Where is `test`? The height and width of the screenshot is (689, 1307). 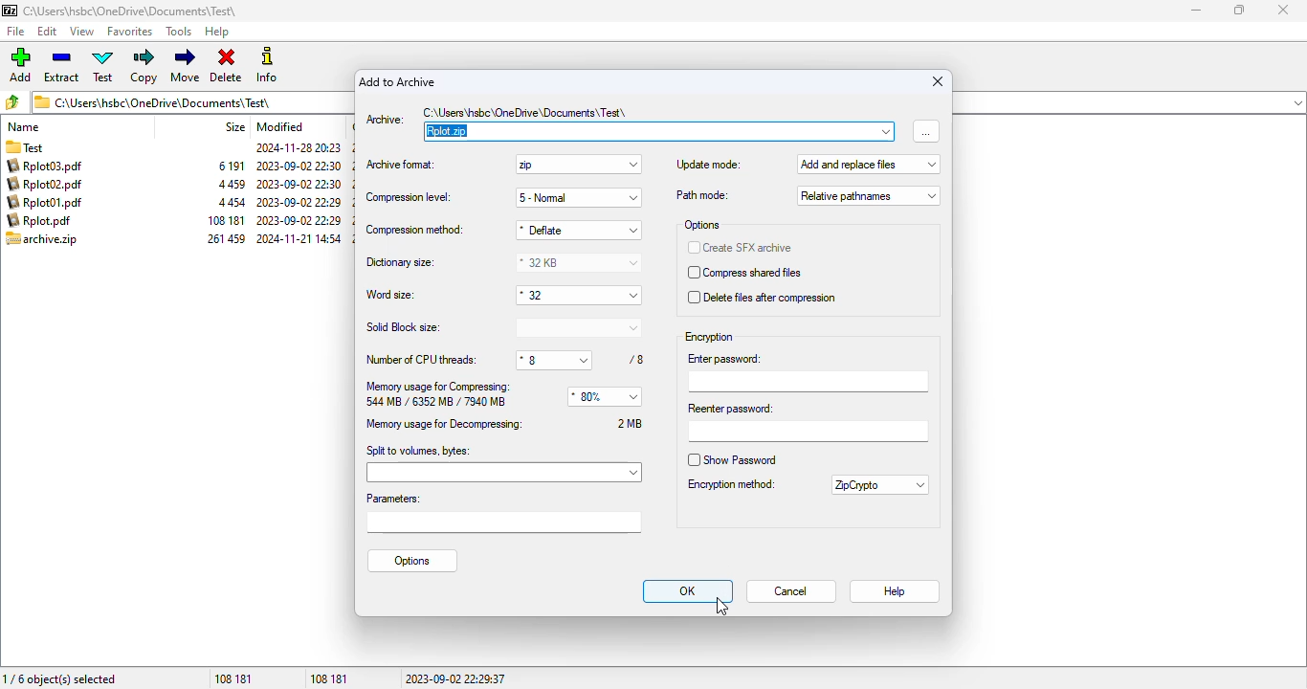 test is located at coordinates (104, 66).